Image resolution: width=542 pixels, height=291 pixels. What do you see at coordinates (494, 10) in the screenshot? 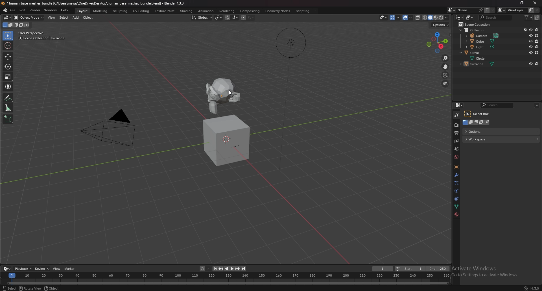
I see `delete scene` at bounding box center [494, 10].